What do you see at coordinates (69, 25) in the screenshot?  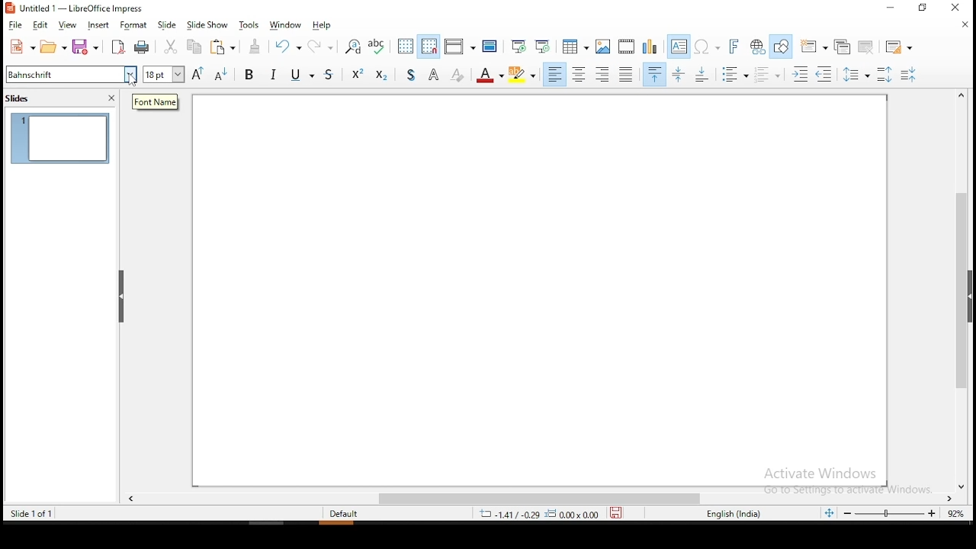 I see `view` at bounding box center [69, 25].